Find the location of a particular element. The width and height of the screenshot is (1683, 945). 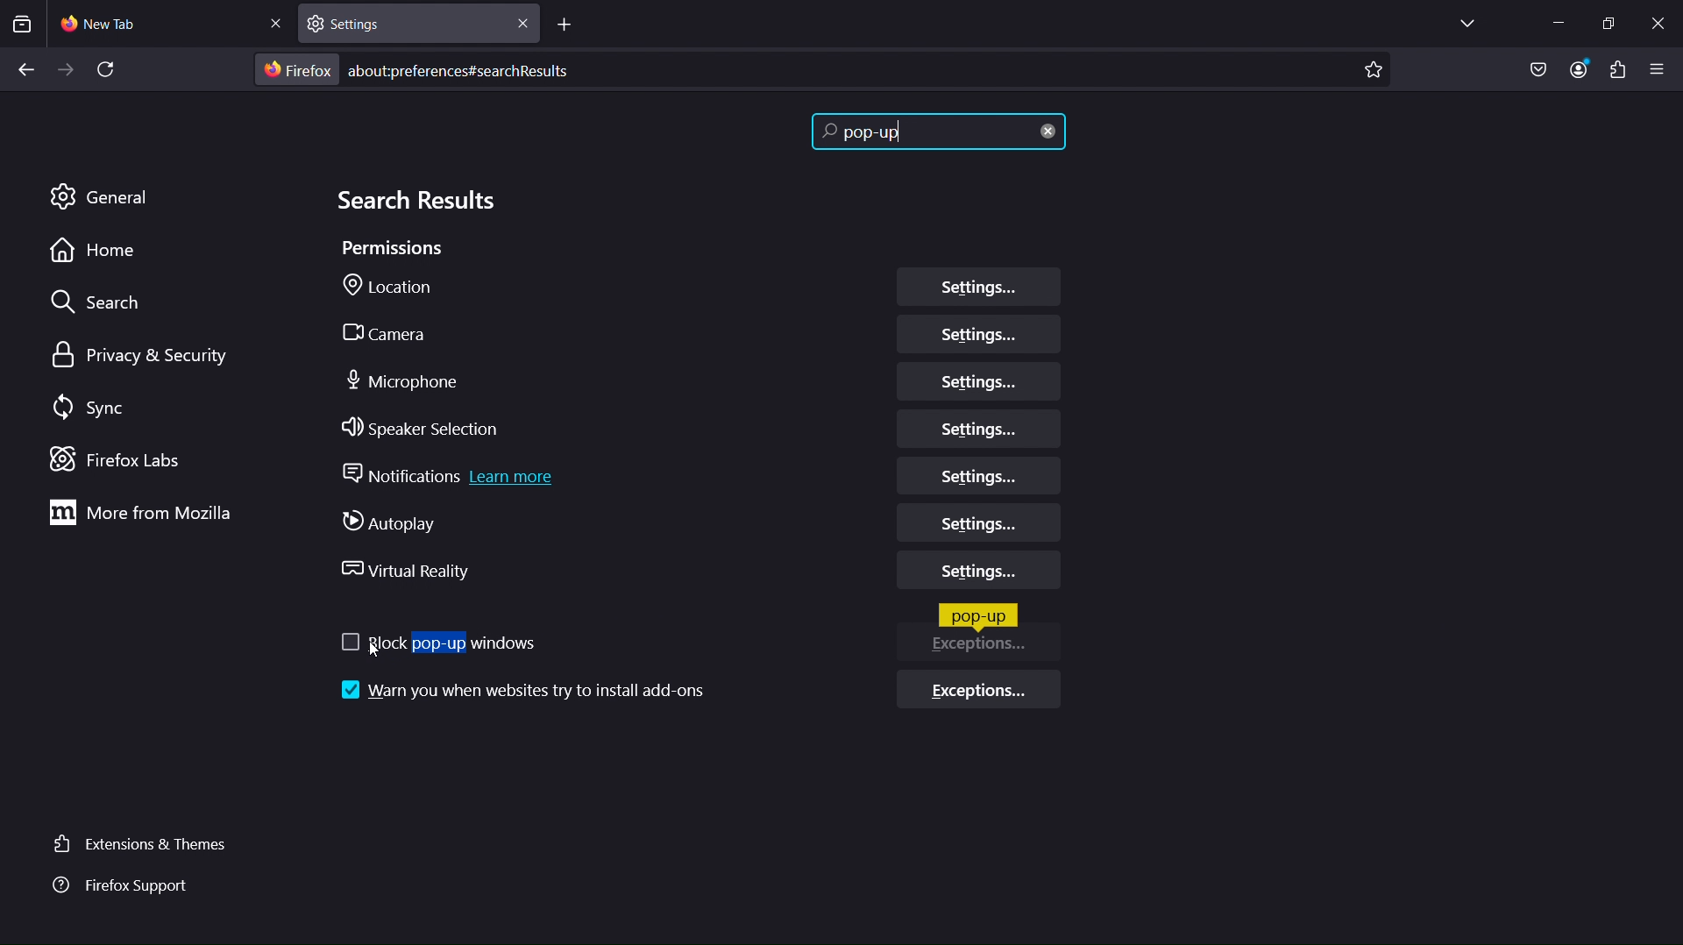

Microphone Settings is located at coordinates (979, 381).